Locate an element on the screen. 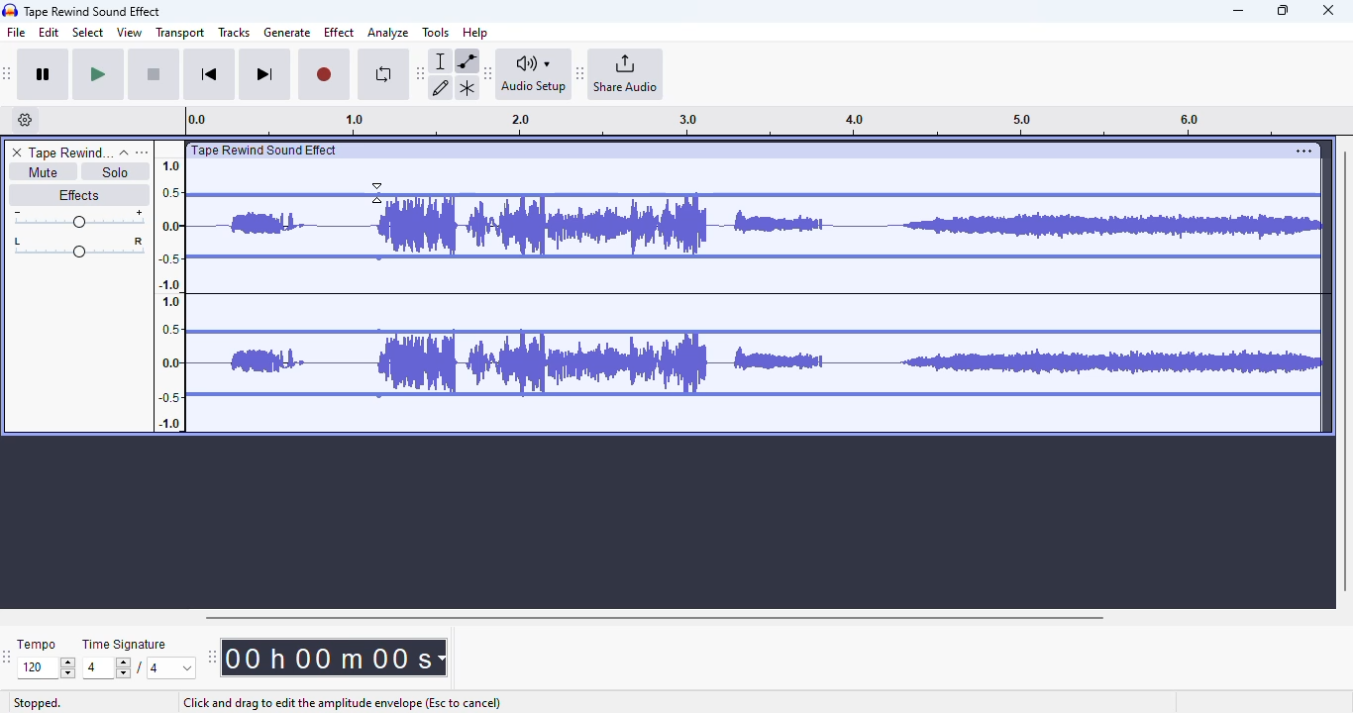  stopped is located at coordinates (38, 704).